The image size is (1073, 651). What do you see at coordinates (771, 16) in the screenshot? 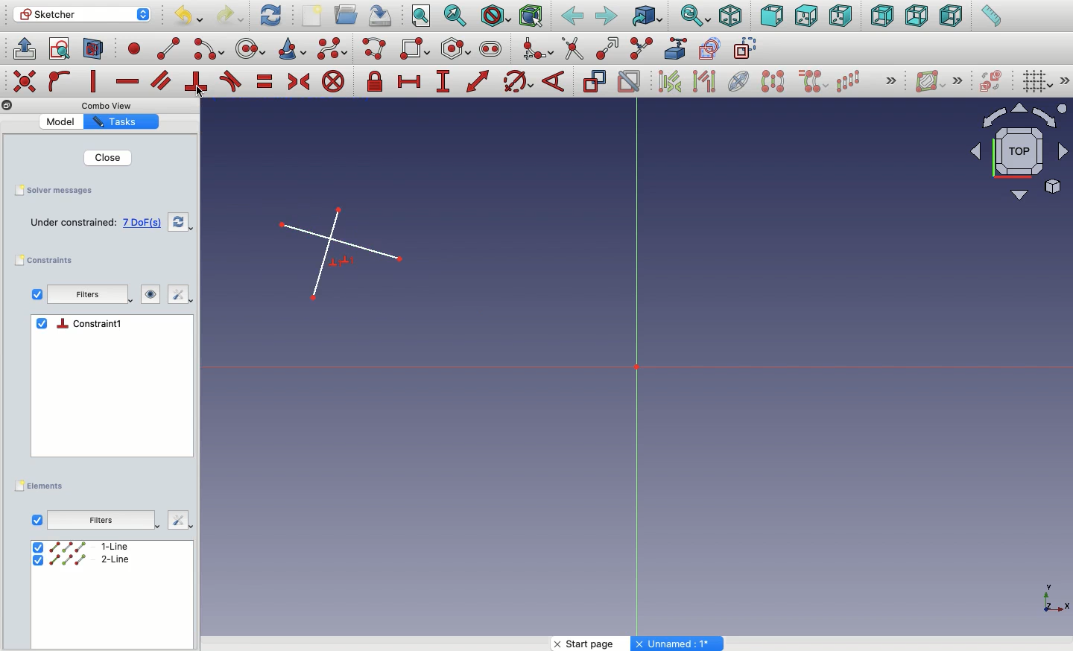
I see `Front` at bounding box center [771, 16].